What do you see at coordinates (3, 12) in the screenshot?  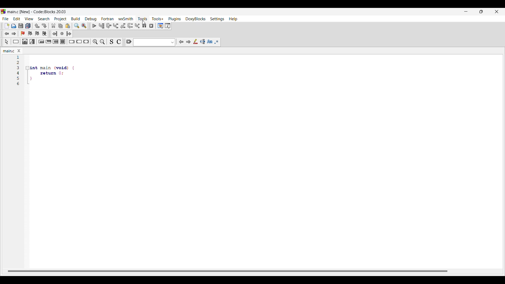 I see `codeblock  logo` at bounding box center [3, 12].